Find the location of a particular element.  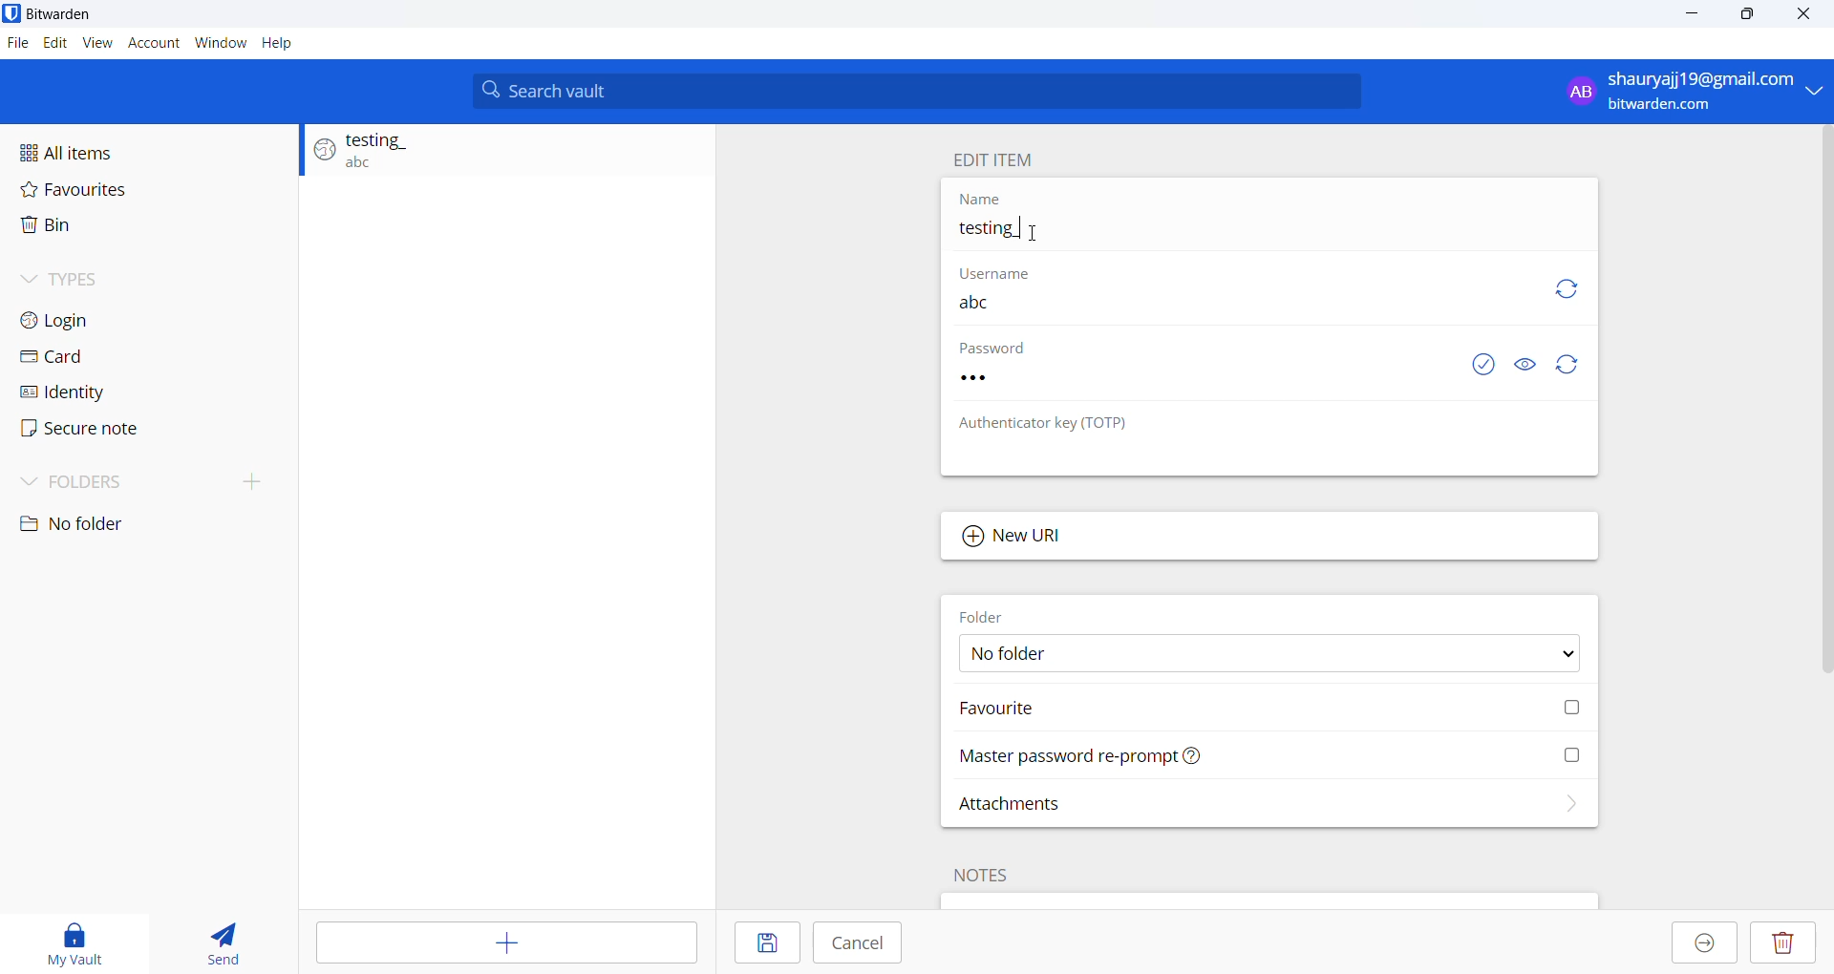

maximise is located at coordinates (1749, 18).